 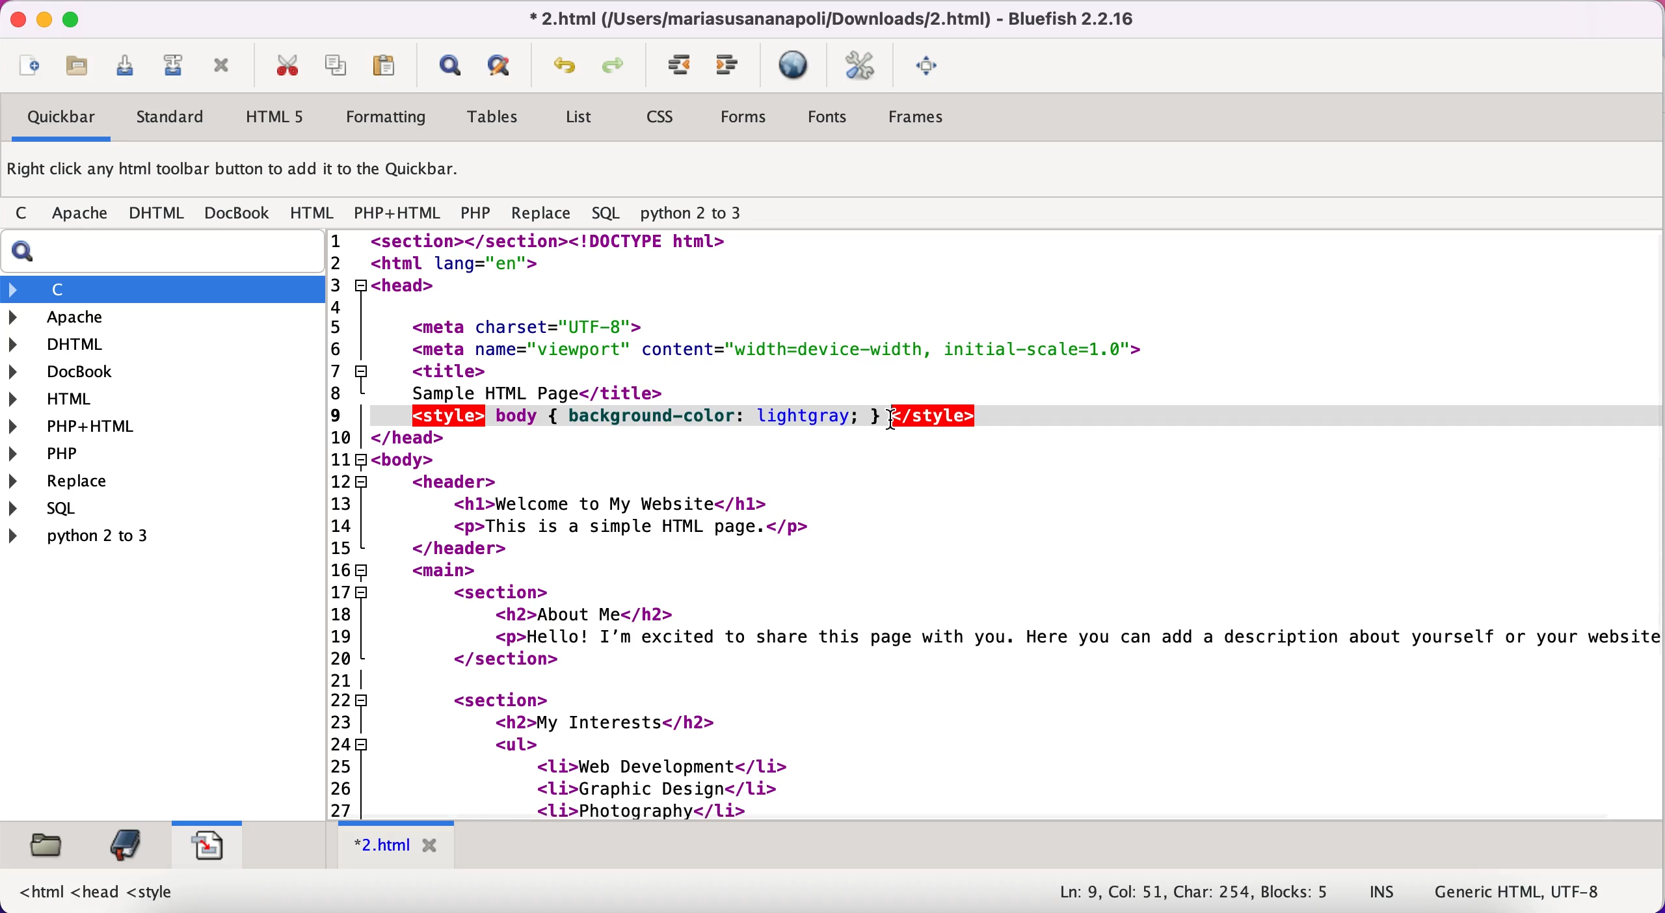 What do you see at coordinates (860, 67) in the screenshot?
I see `edit preferences` at bounding box center [860, 67].